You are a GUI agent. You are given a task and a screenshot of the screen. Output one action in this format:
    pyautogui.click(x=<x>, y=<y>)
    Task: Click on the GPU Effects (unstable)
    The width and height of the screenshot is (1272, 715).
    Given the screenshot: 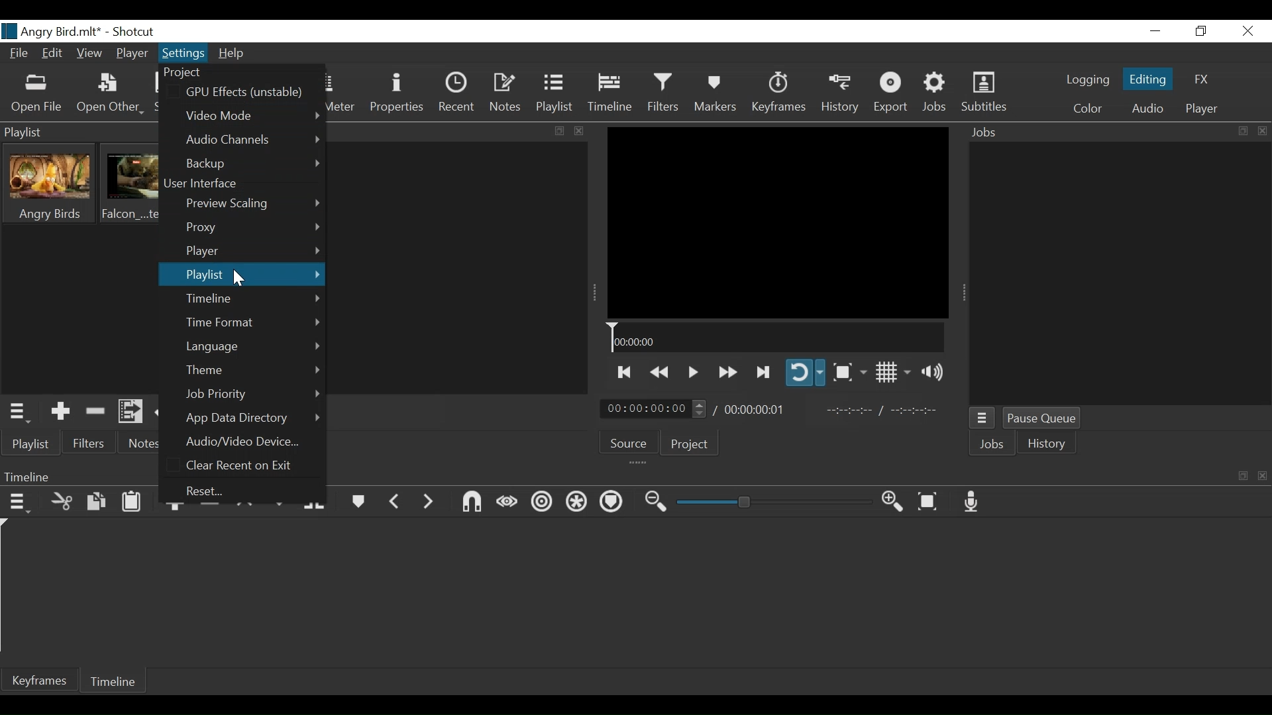 What is the action you would take?
    pyautogui.click(x=248, y=91)
    